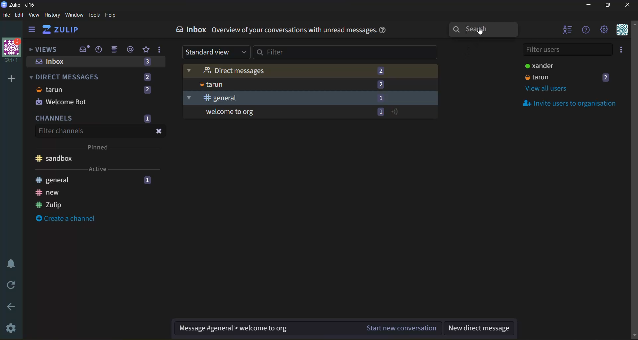 Image resolution: width=638 pixels, height=340 pixels. What do you see at coordinates (396, 112) in the screenshot?
I see `icon` at bounding box center [396, 112].